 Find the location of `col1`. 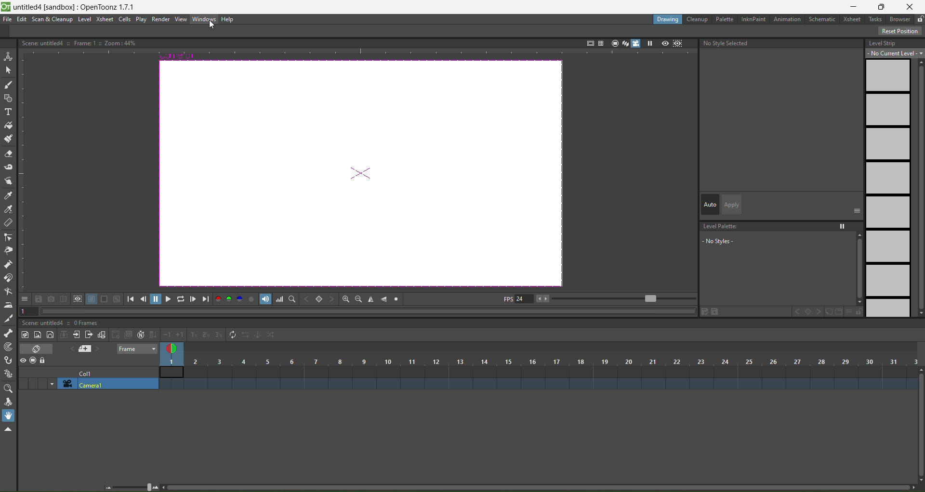

col1 is located at coordinates (90, 373).